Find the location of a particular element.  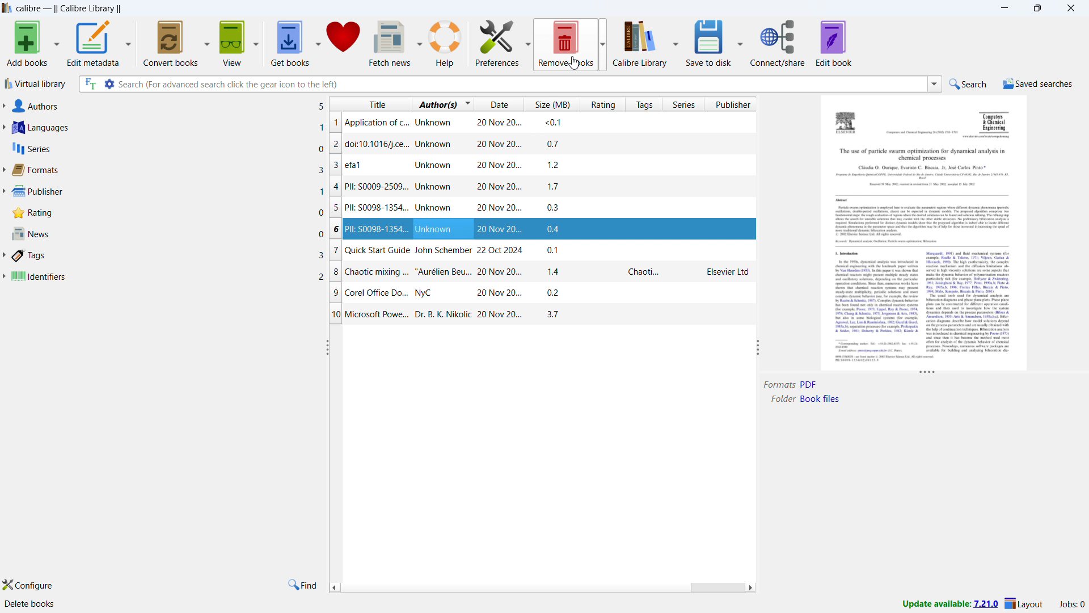

remove books options is located at coordinates (602, 42).